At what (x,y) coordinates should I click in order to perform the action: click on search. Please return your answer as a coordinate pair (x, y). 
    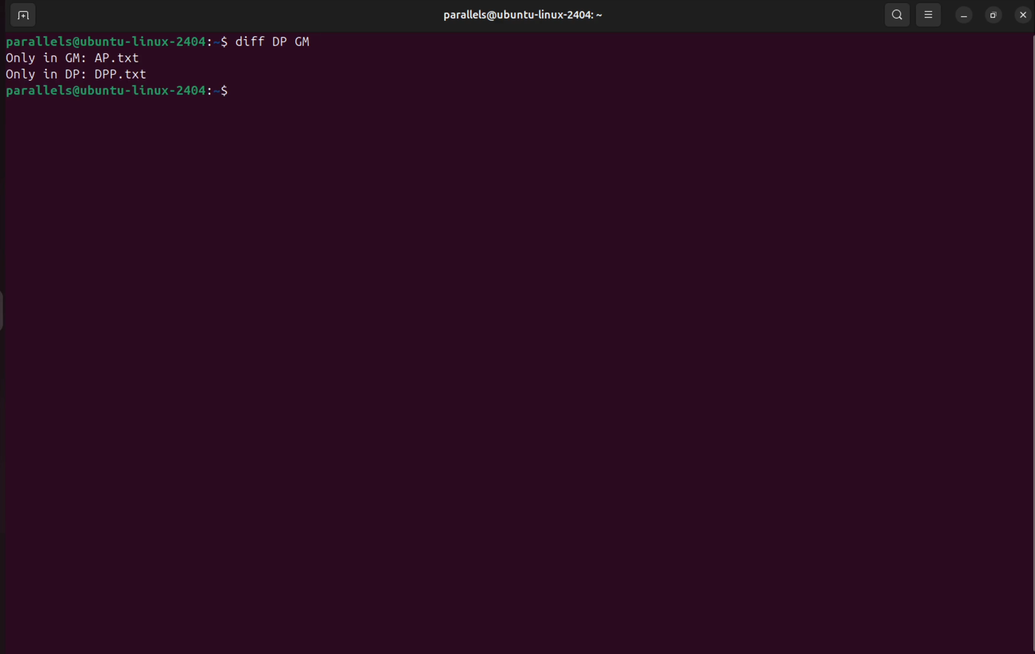
    Looking at the image, I should click on (896, 15).